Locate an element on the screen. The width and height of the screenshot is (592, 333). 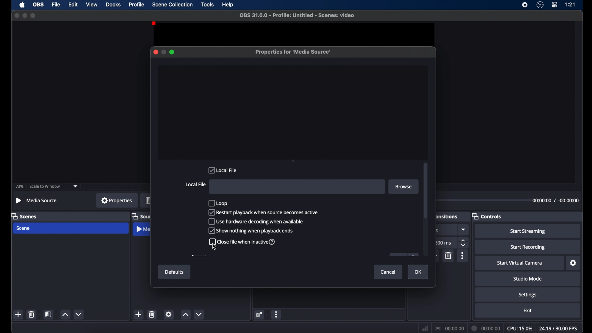
loop is located at coordinates (218, 203).